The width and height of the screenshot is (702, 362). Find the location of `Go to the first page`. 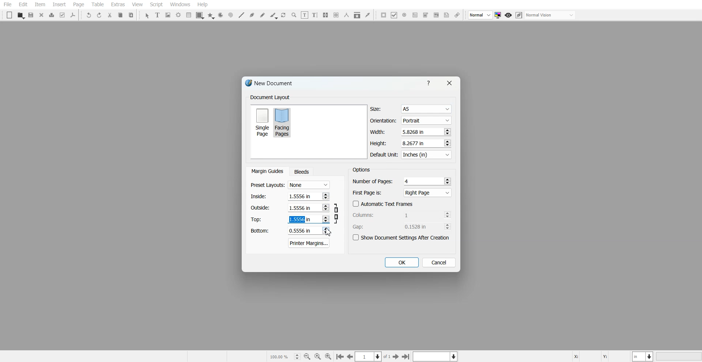

Go to the first page is located at coordinates (407, 357).